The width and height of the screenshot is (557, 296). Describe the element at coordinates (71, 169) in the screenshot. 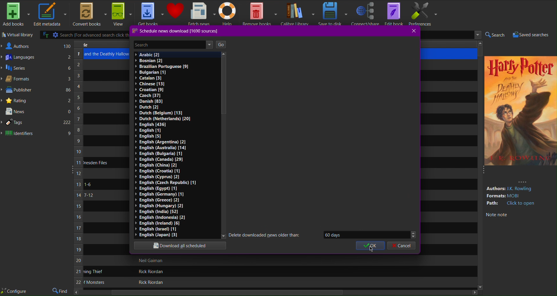

I see `Collapse` at that location.